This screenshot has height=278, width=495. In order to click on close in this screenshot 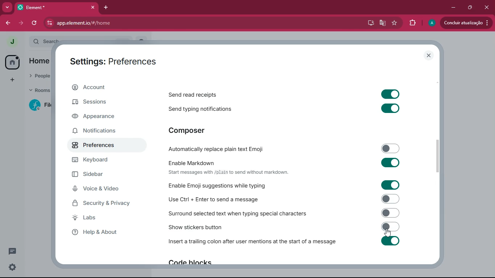, I will do `click(487, 7)`.